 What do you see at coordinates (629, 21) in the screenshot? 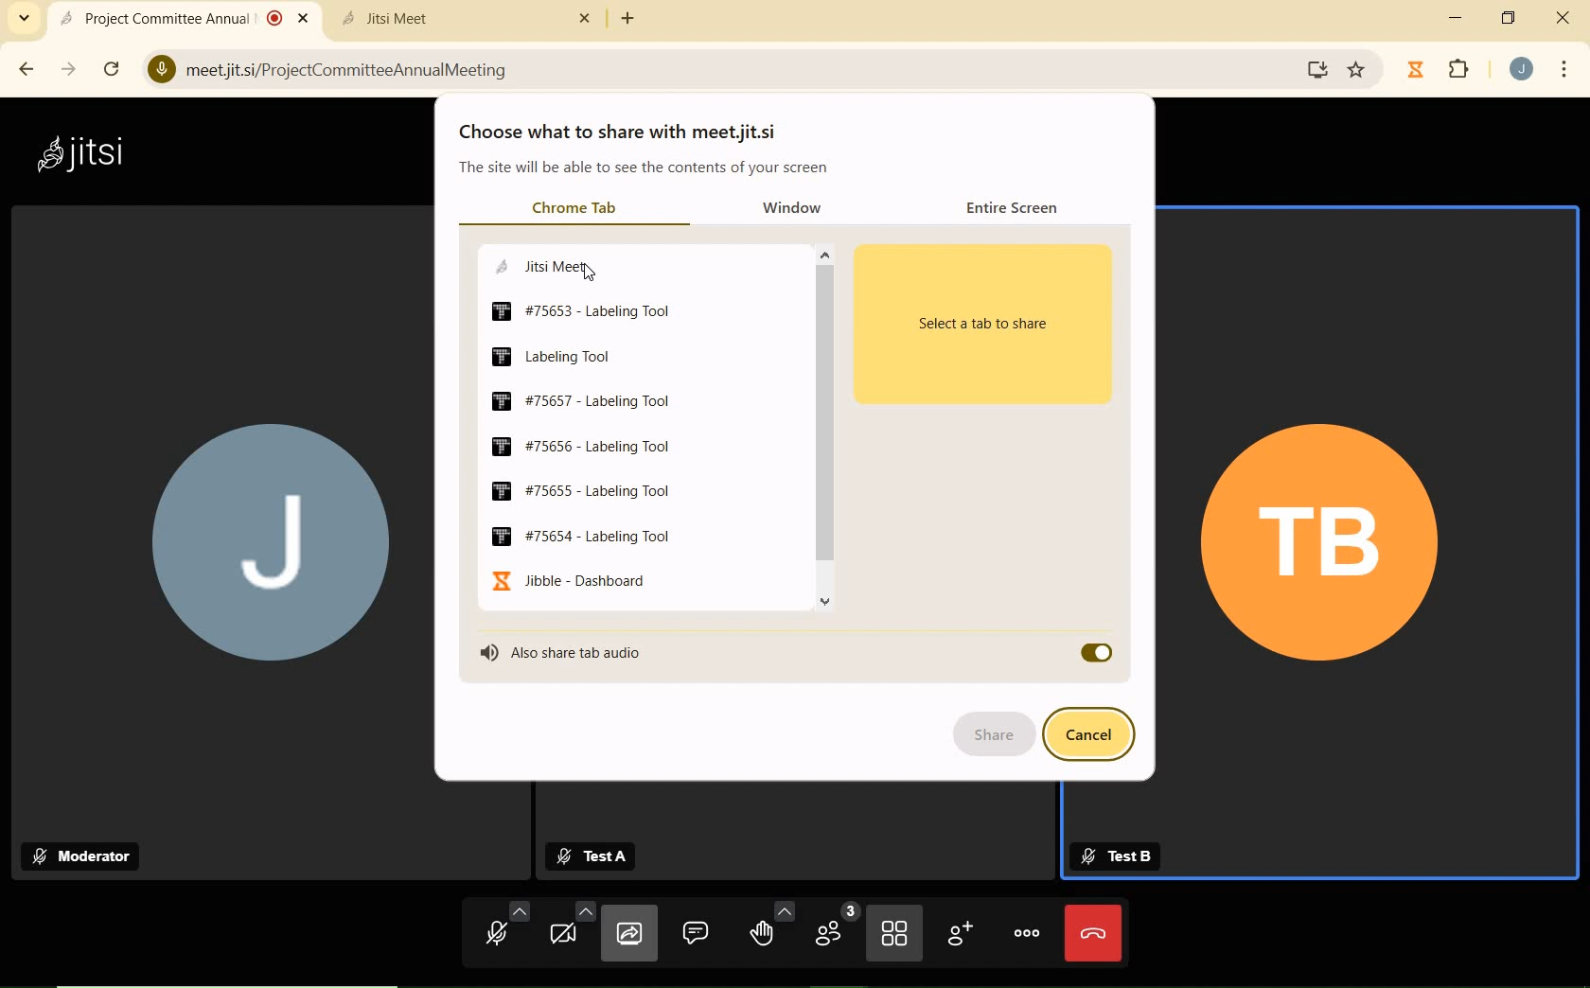
I see `new tab` at bounding box center [629, 21].